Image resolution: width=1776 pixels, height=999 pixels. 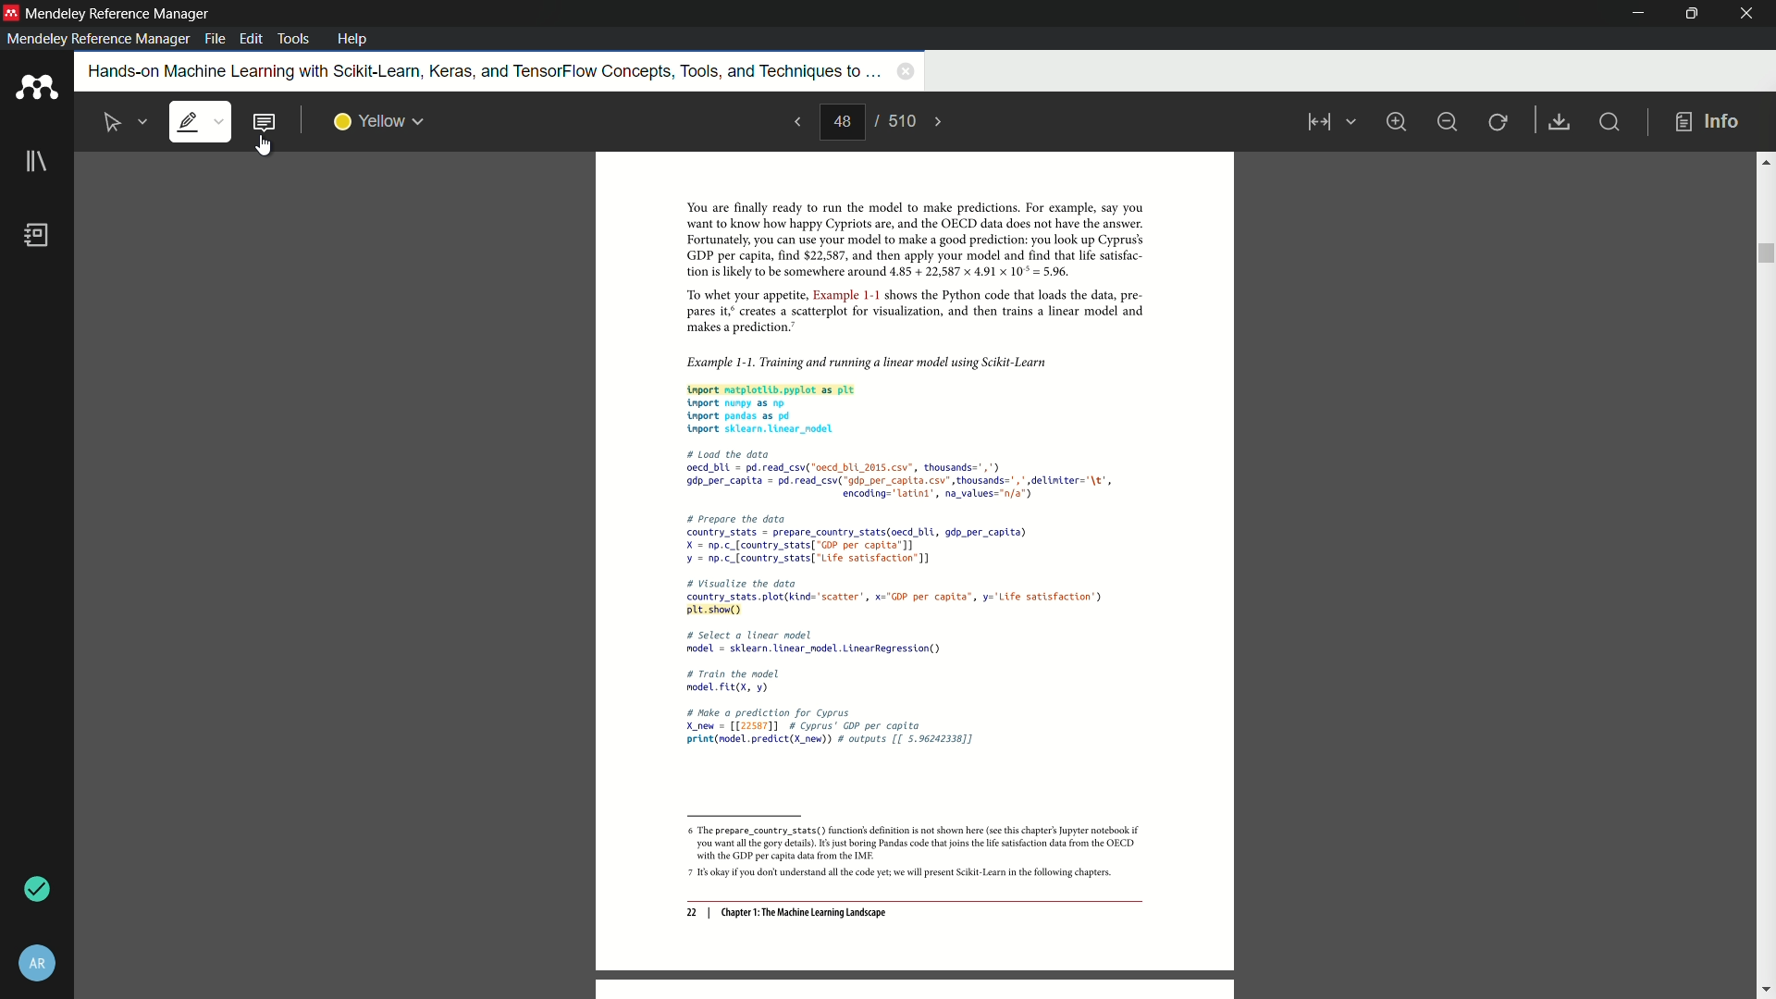 What do you see at coordinates (379, 122) in the screenshot?
I see `highlight color` at bounding box center [379, 122].